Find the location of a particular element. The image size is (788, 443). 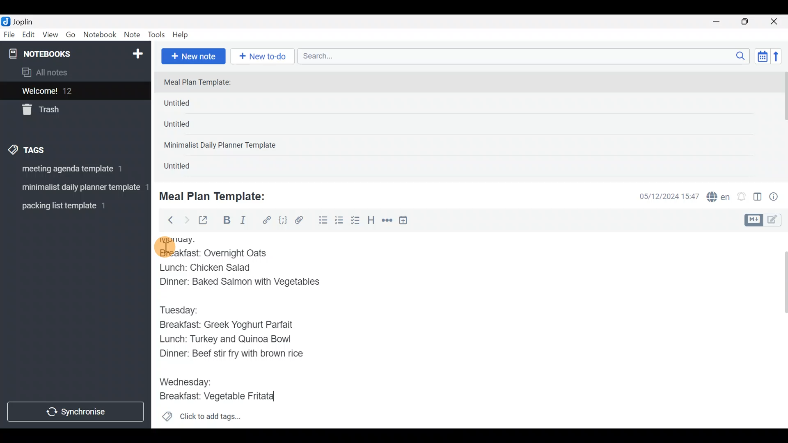

Meal Plan Template: is located at coordinates (218, 195).